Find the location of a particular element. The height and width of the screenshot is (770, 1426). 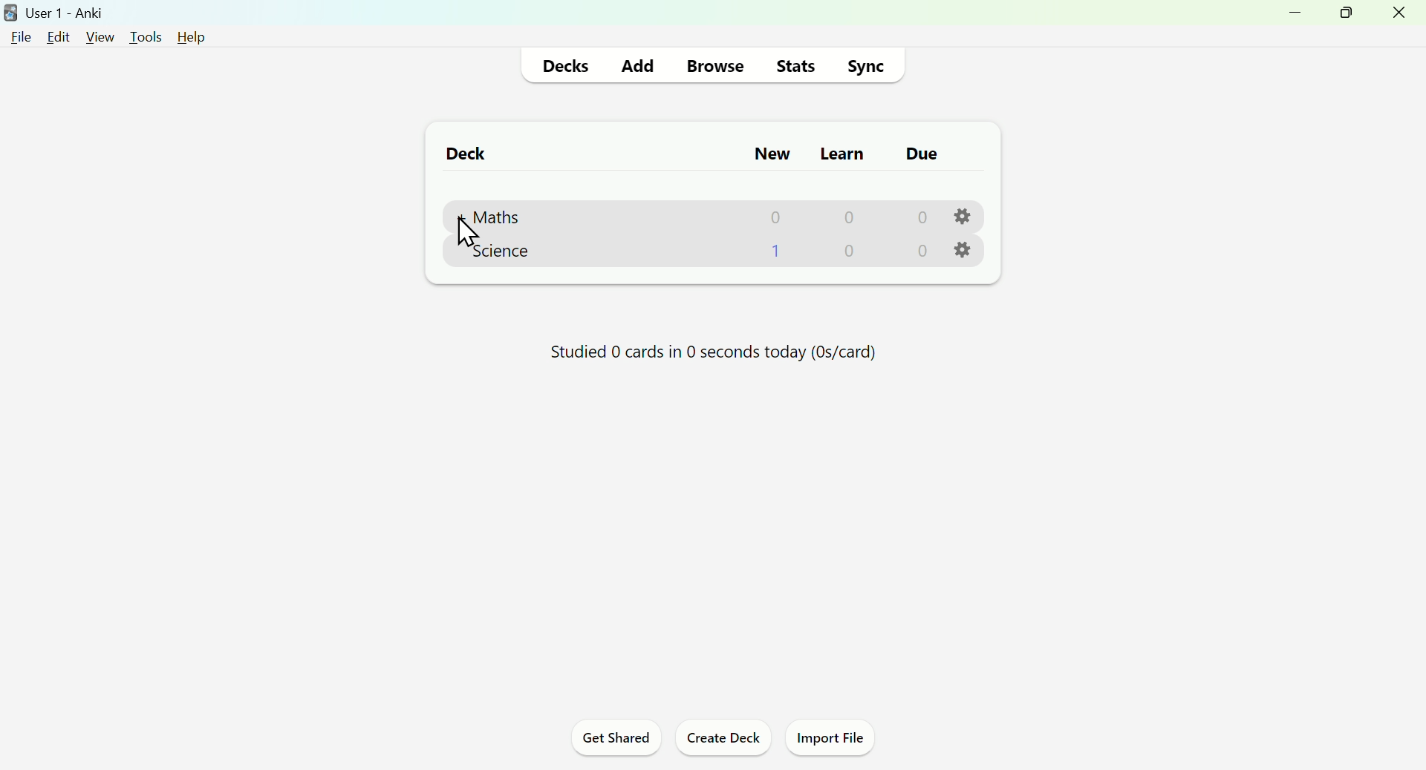

Edit is located at coordinates (62, 35).